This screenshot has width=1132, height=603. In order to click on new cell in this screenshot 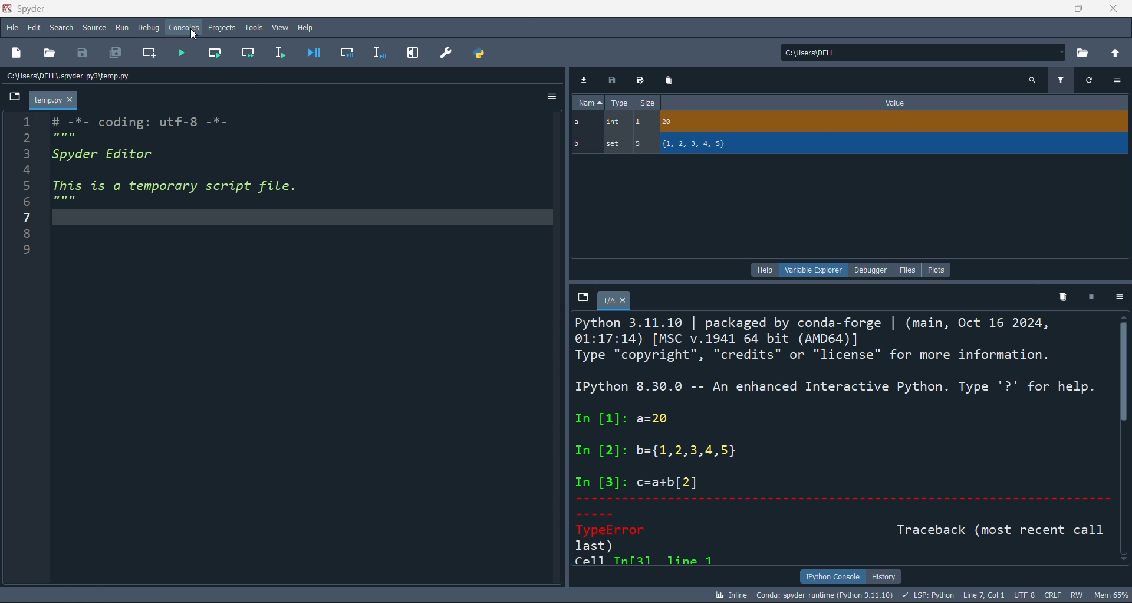, I will do `click(149, 54)`.